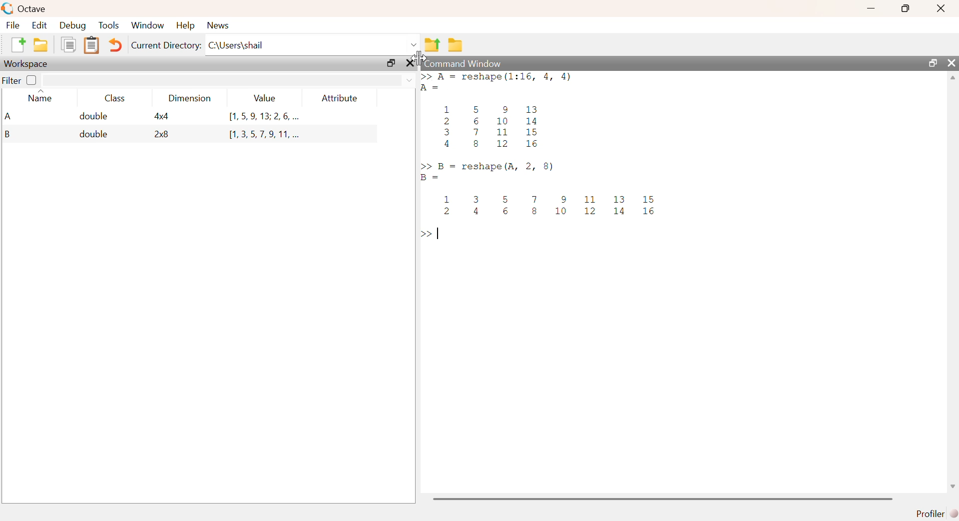 The width and height of the screenshot is (959, 521). Describe the element at coordinates (940, 9) in the screenshot. I see `close` at that location.